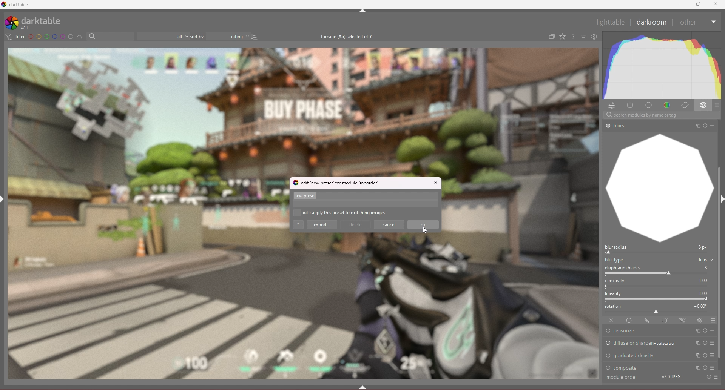  Describe the element at coordinates (111, 36) in the screenshot. I see `filter by text` at that location.